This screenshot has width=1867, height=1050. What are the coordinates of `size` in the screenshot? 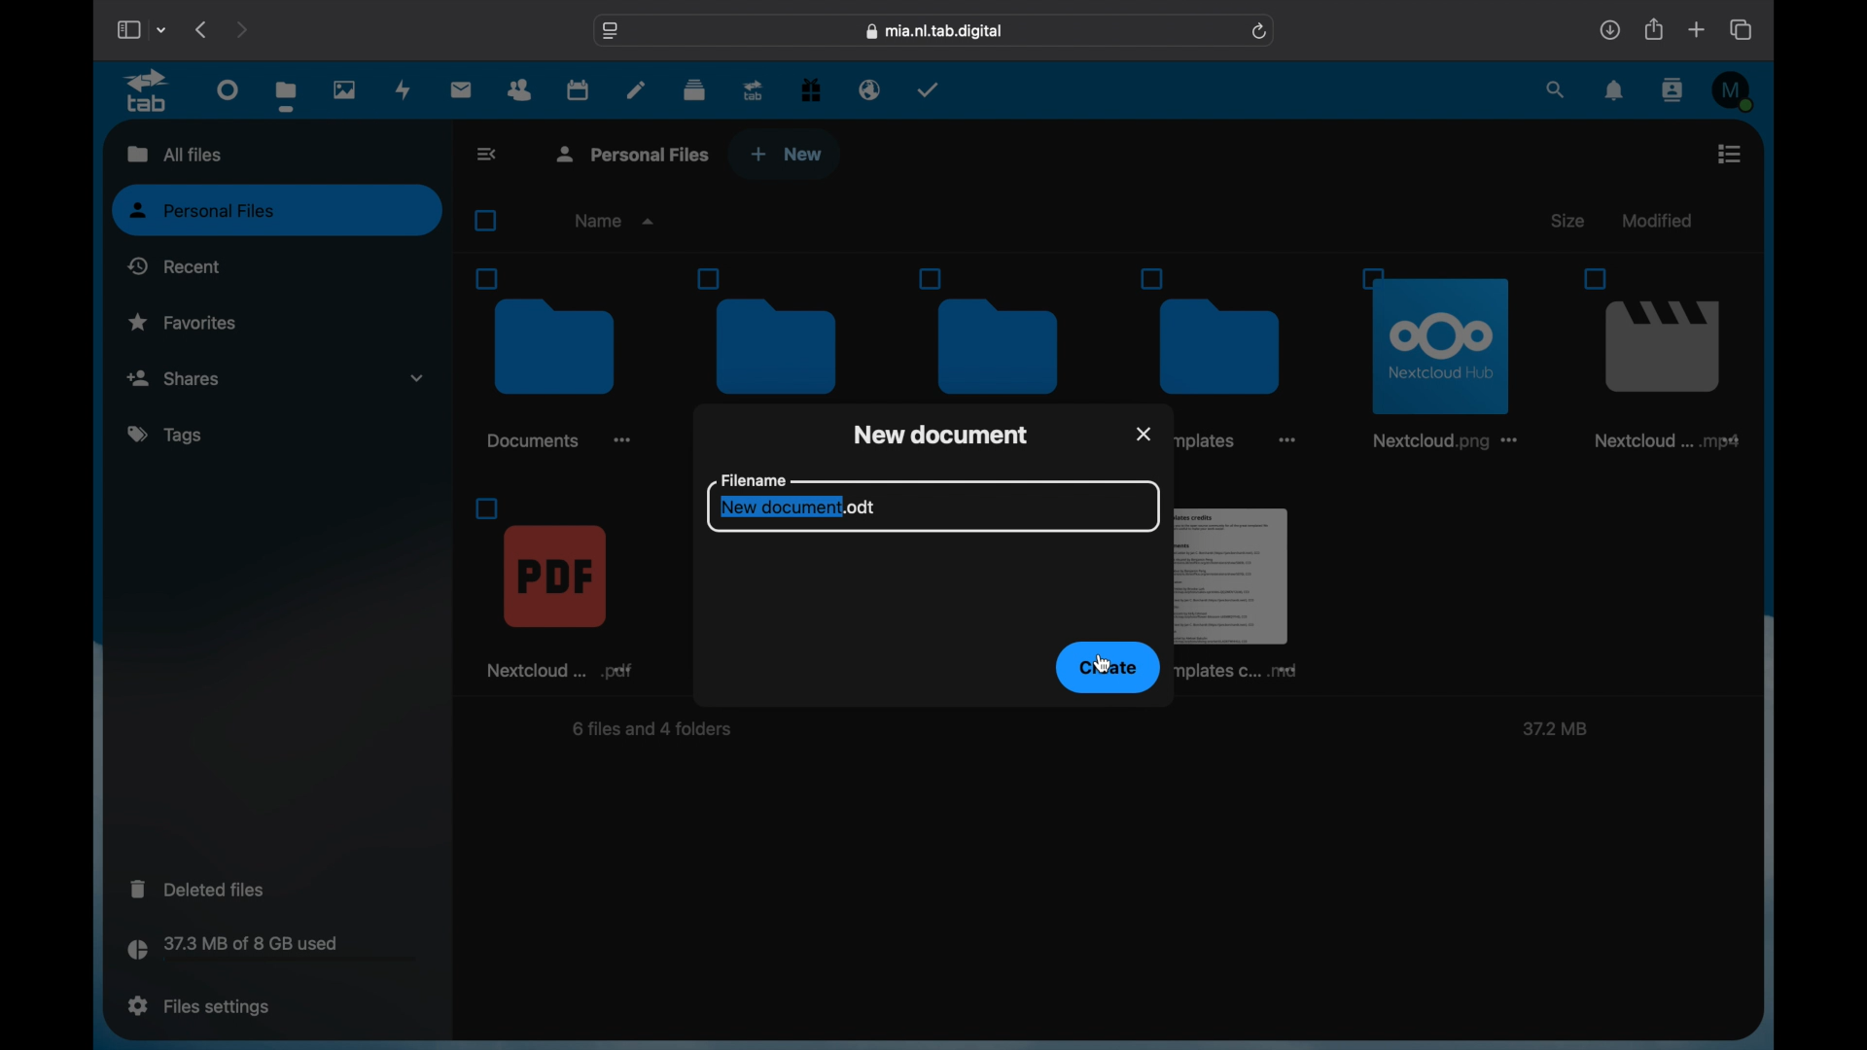 It's located at (1570, 221).